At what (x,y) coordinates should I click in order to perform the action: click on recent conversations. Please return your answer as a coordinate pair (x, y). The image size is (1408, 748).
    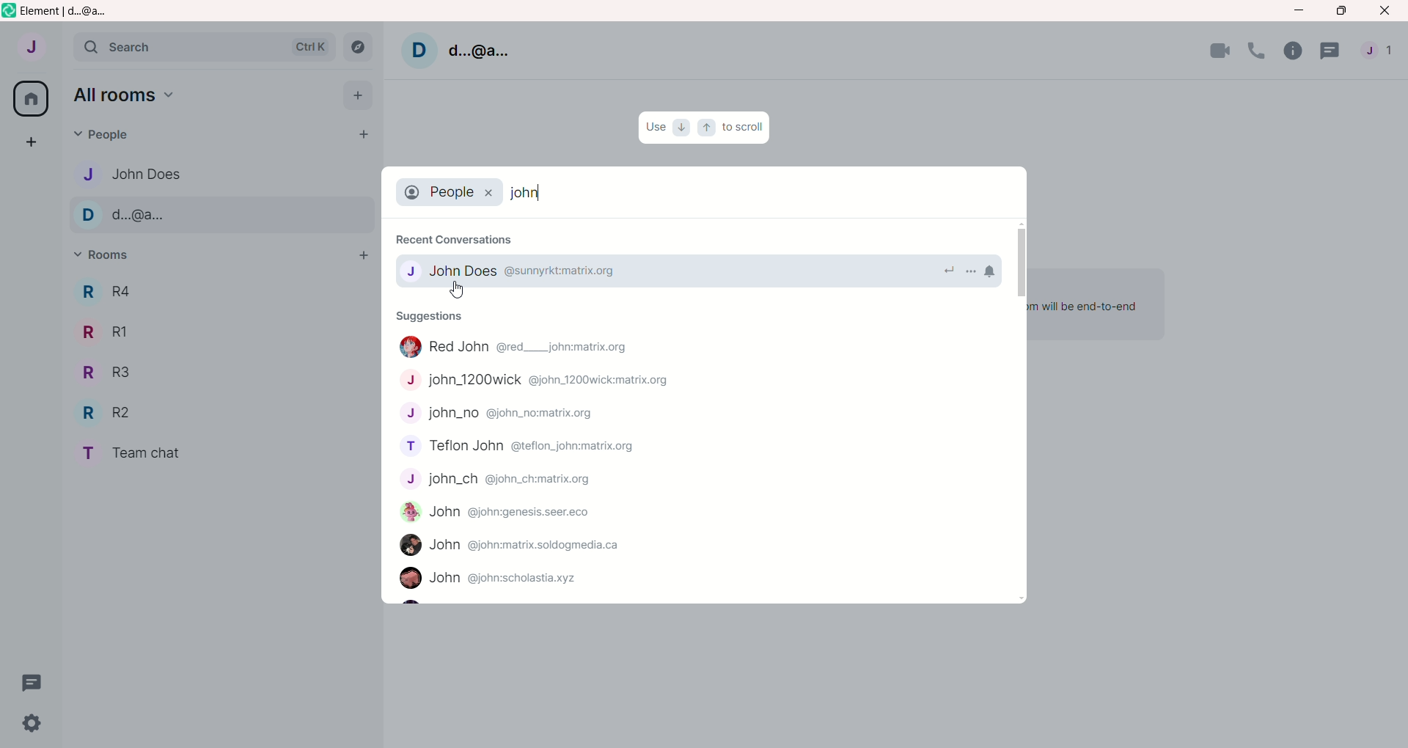
    Looking at the image, I should click on (457, 235).